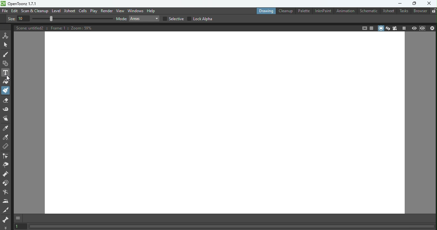 The image size is (437, 230). What do you see at coordinates (302, 11) in the screenshot?
I see `Palette` at bounding box center [302, 11].